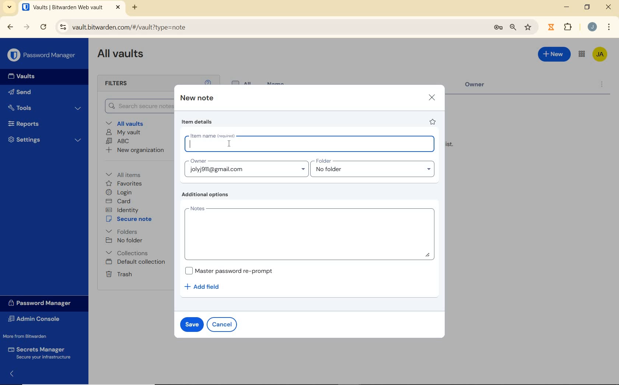 This screenshot has width=619, height=385. I want to click on Account, so click(592, 27).